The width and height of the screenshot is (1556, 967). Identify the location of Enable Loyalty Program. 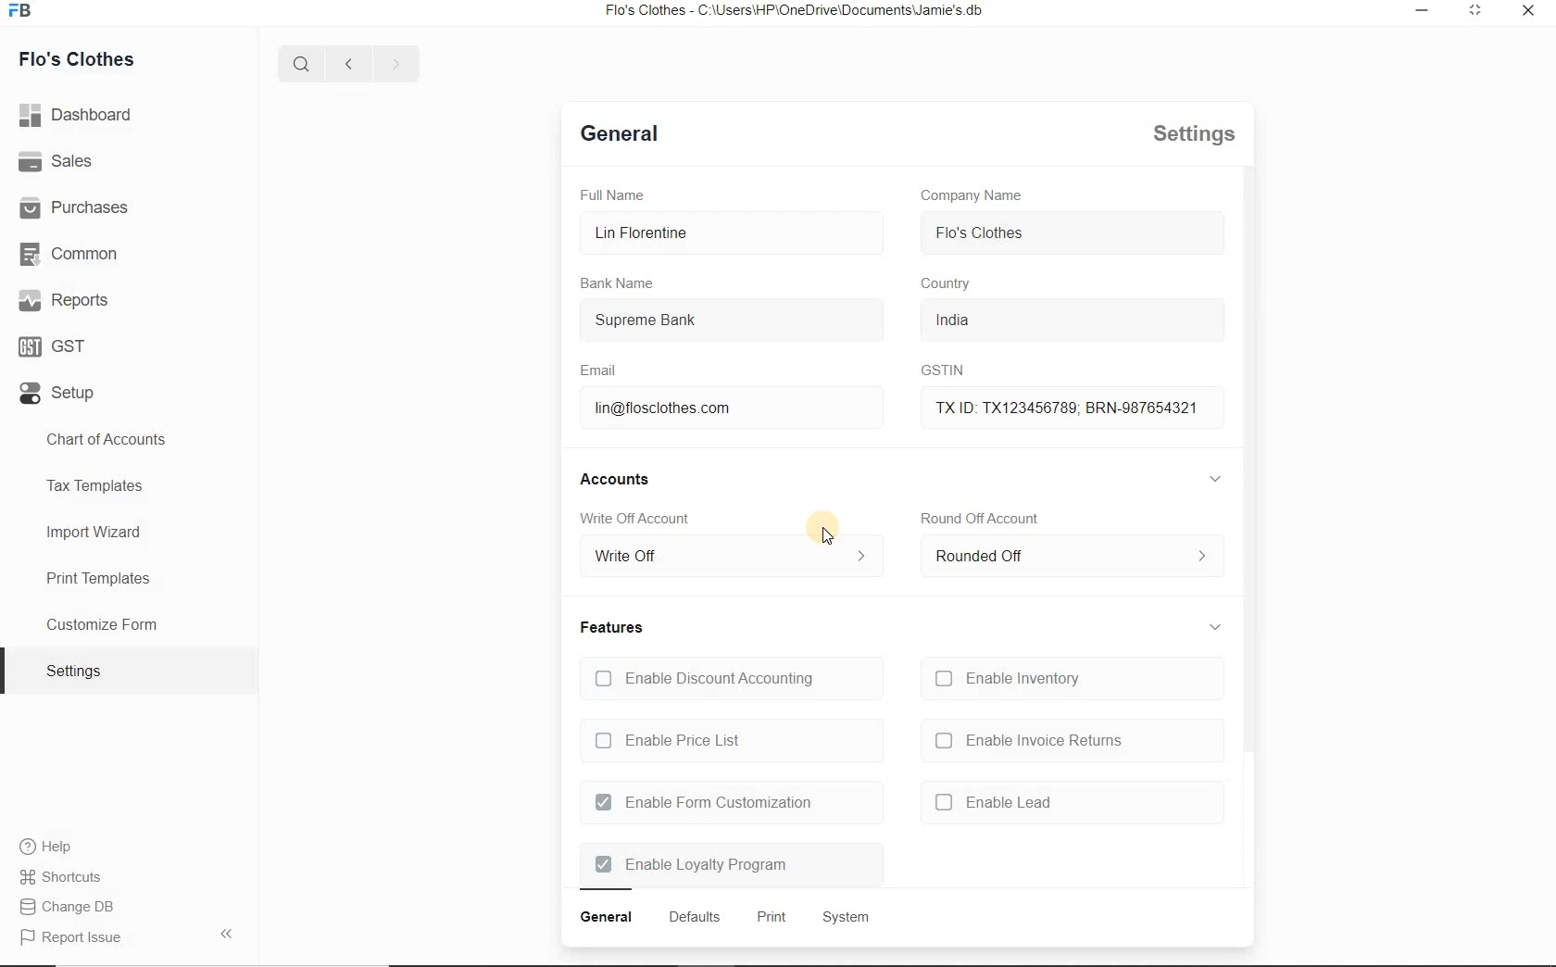
(729, 867).